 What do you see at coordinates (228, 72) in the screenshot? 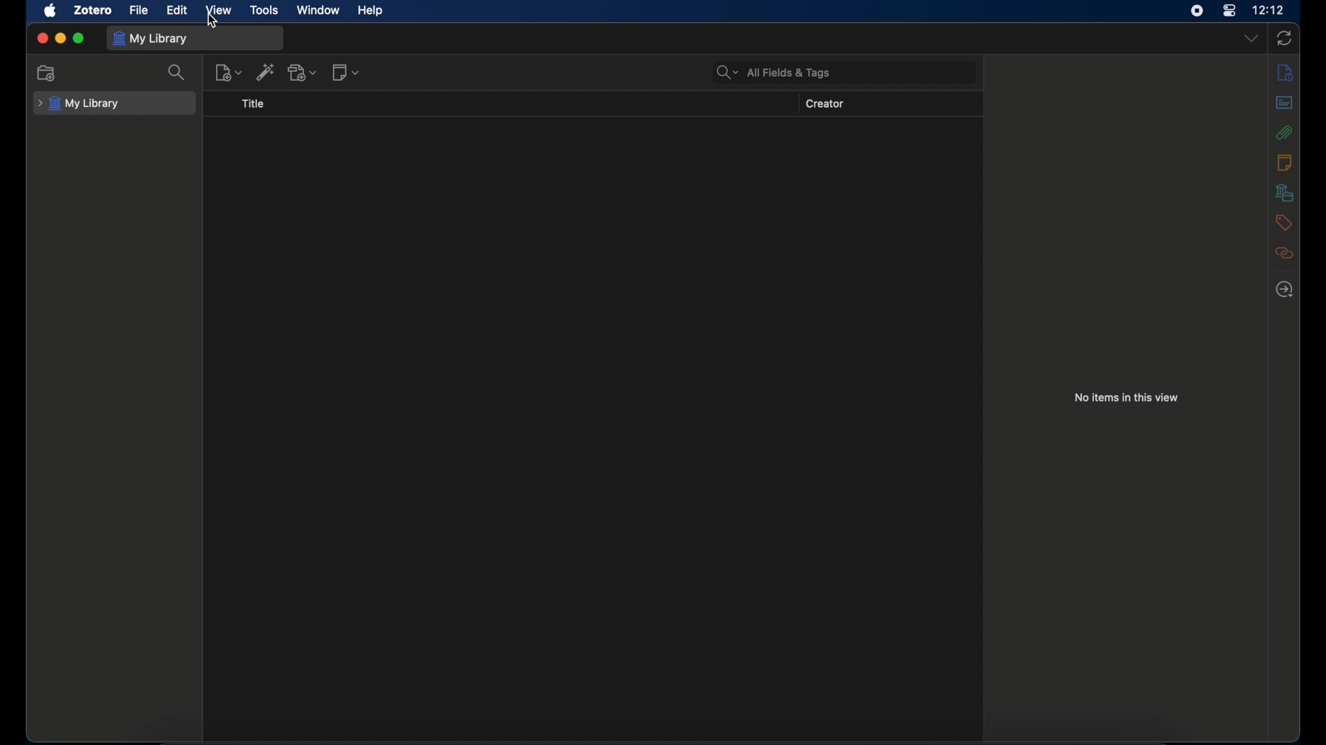
I see `new item` at bounding box center [228, 72].